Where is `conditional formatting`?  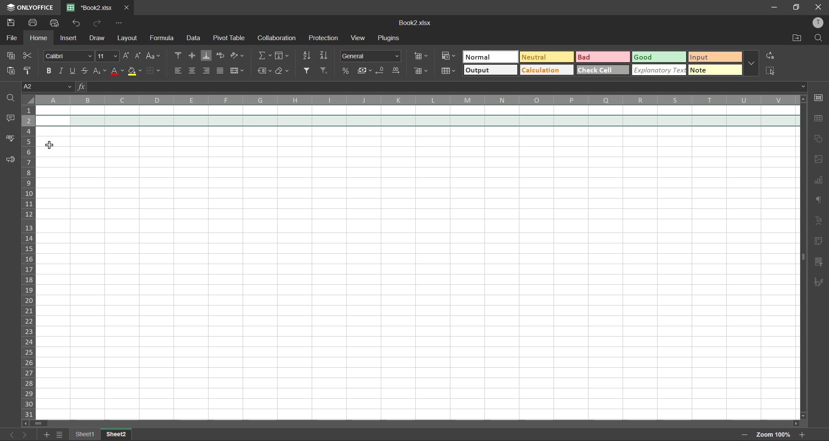 conditional formatting is located at coordinates (449, 55).